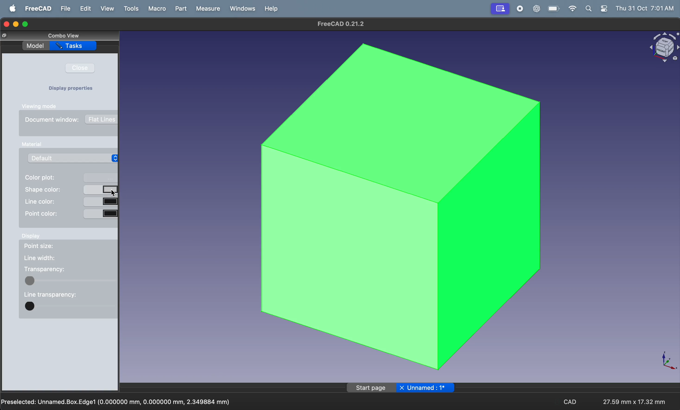 This screenshot has width=680, height=410. Describe the element at coordinates (500, 8) in the screenshot. I see `mirror` at that location.